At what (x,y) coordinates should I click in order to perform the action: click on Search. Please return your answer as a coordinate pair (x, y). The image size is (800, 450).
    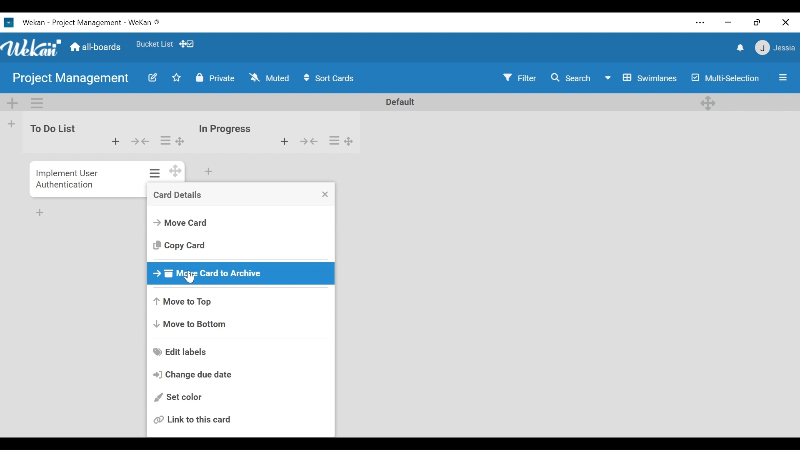
    Looking at the image, I should click on (574, 78).